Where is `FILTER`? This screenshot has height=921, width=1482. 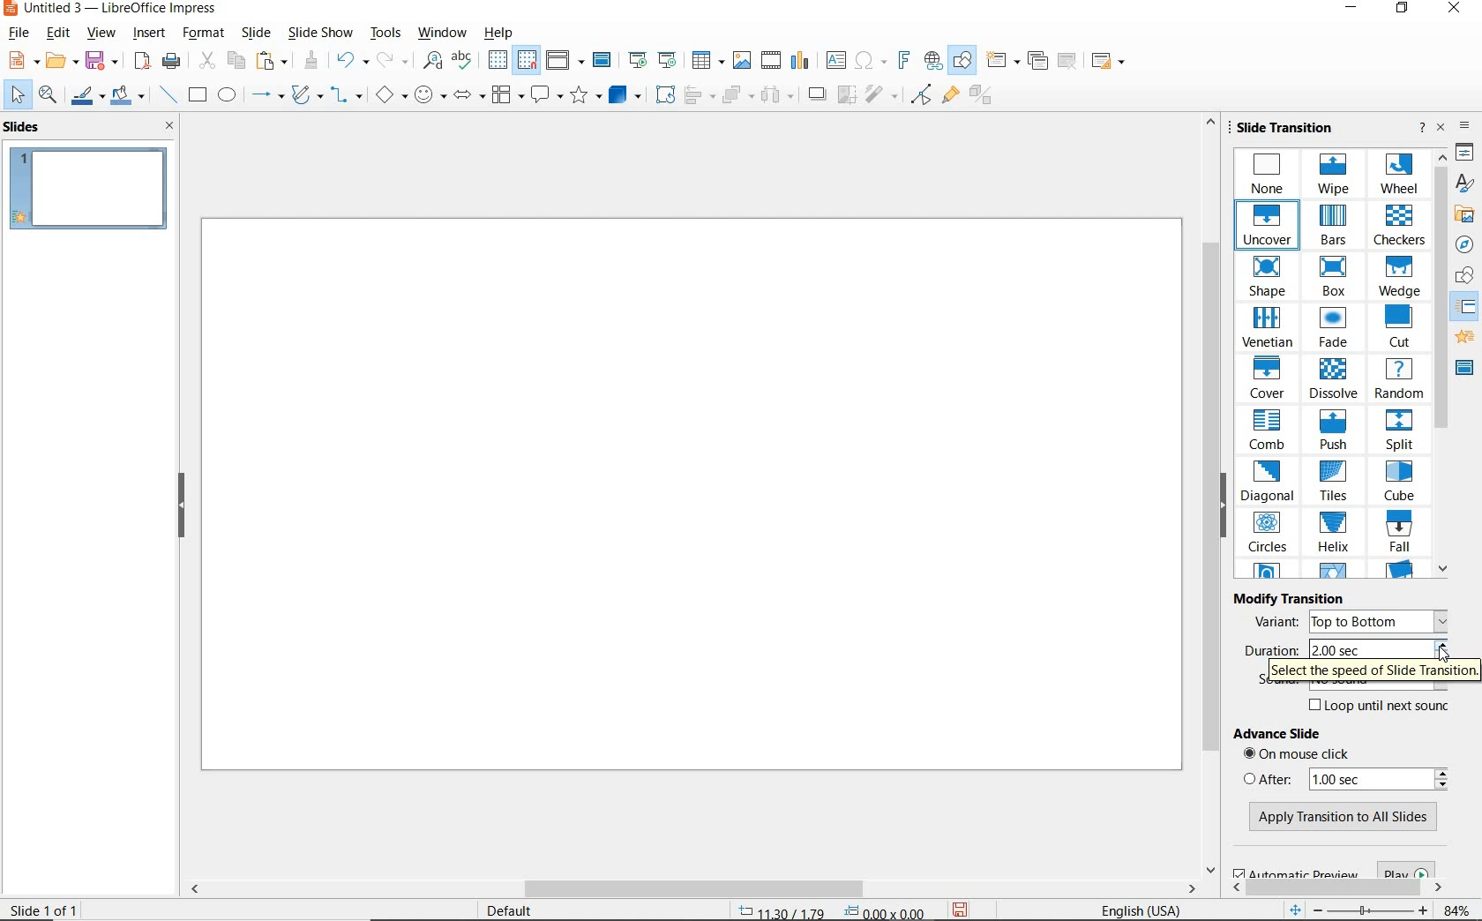
FILTER is located at coordinates (881, 96).